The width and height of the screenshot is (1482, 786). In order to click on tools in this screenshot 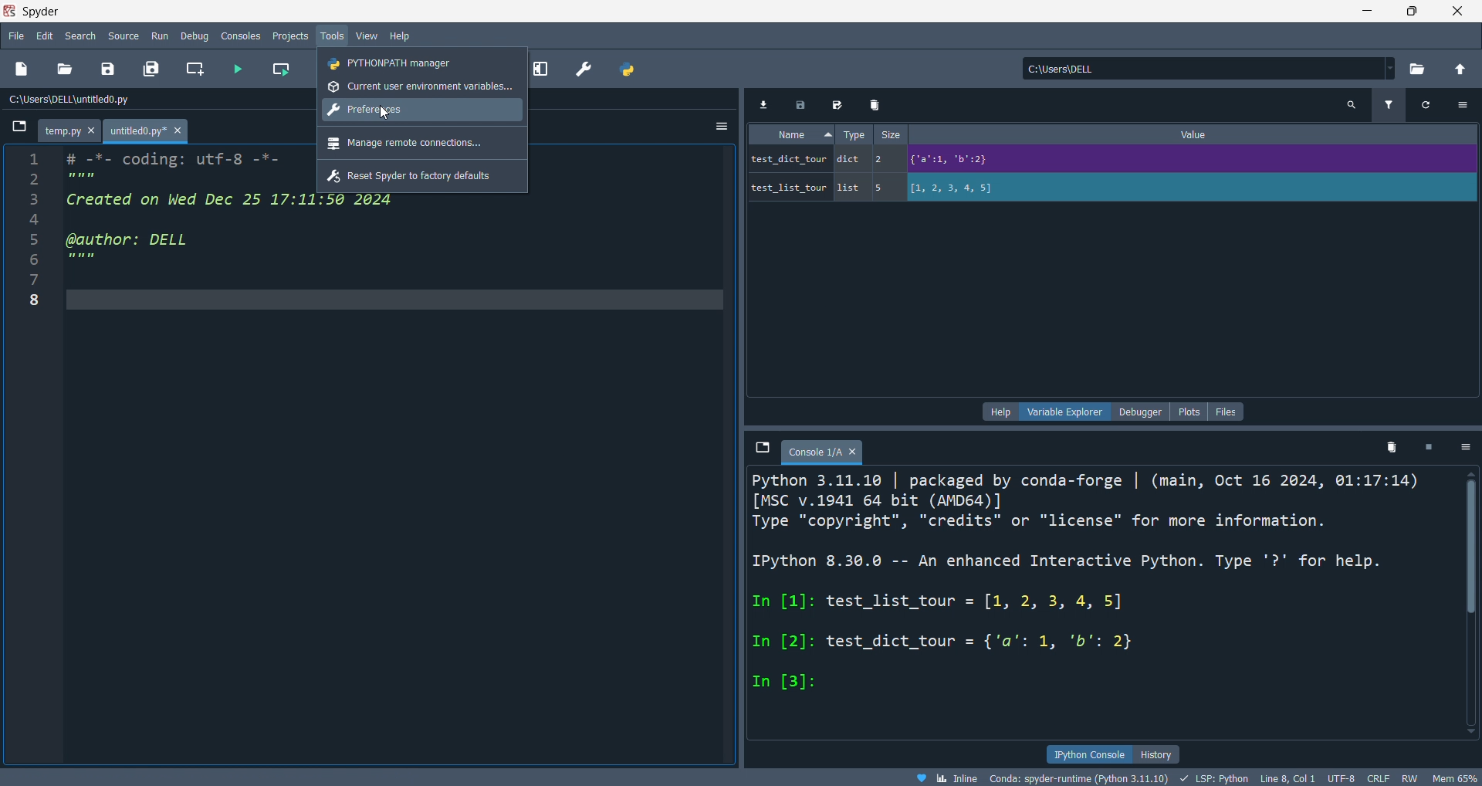, I will do `click(333, 36)`.